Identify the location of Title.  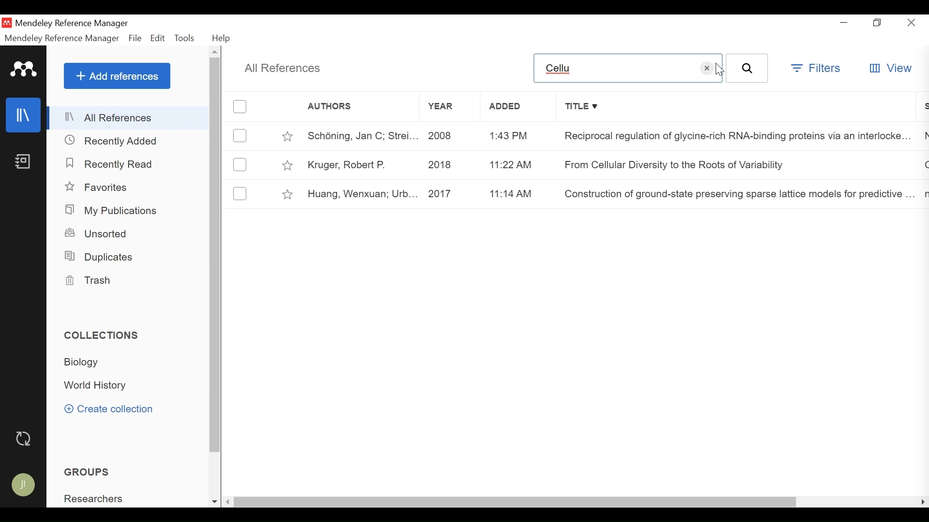
(735, 107).